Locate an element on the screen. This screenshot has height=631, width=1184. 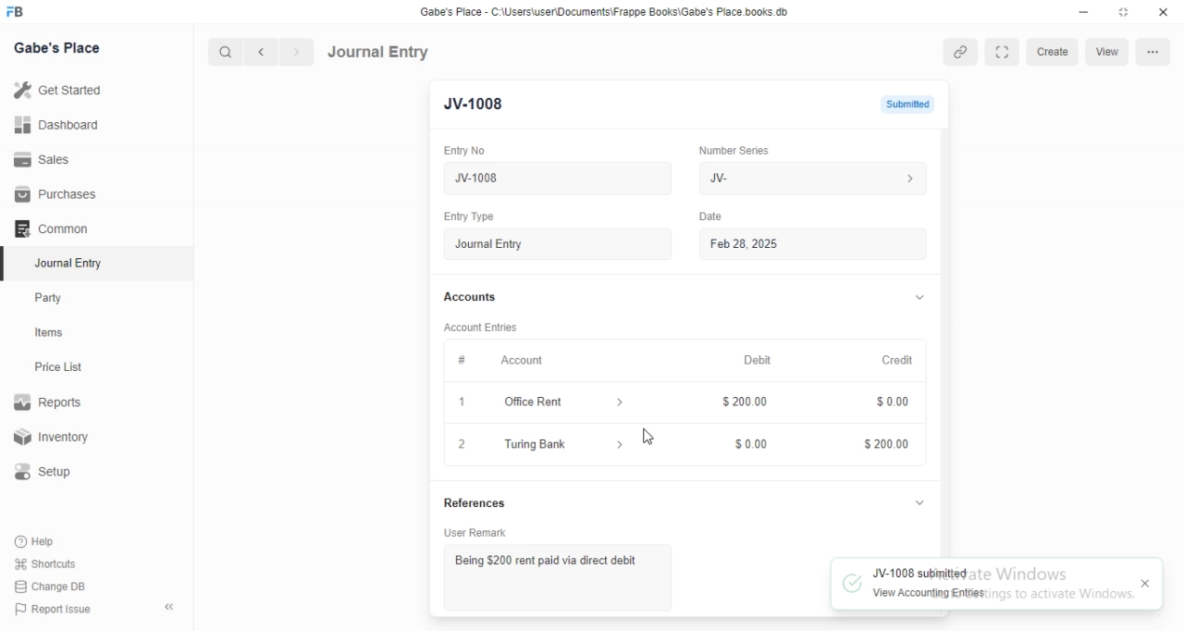
Feb 28,2025  is located at coordinates (809, 245).